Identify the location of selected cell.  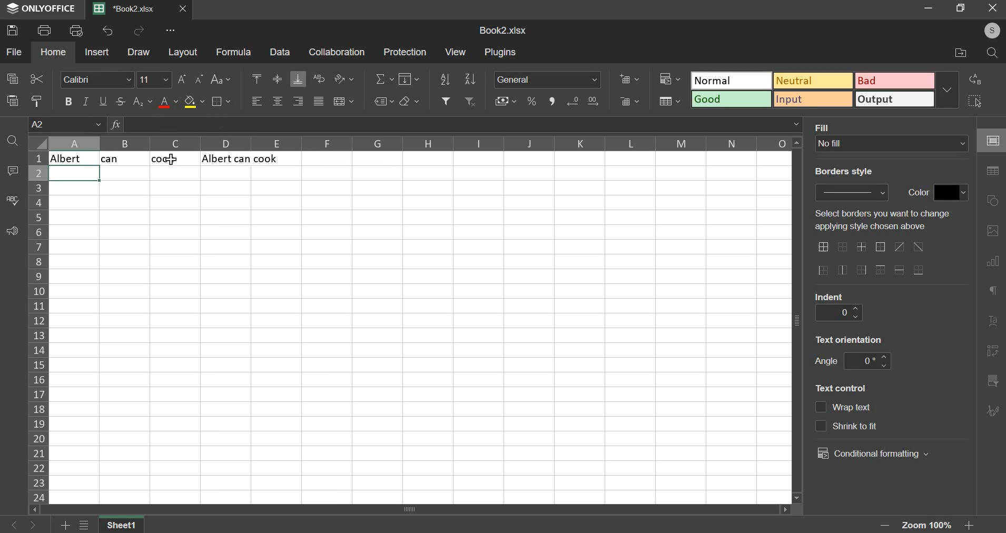
(74, 174).